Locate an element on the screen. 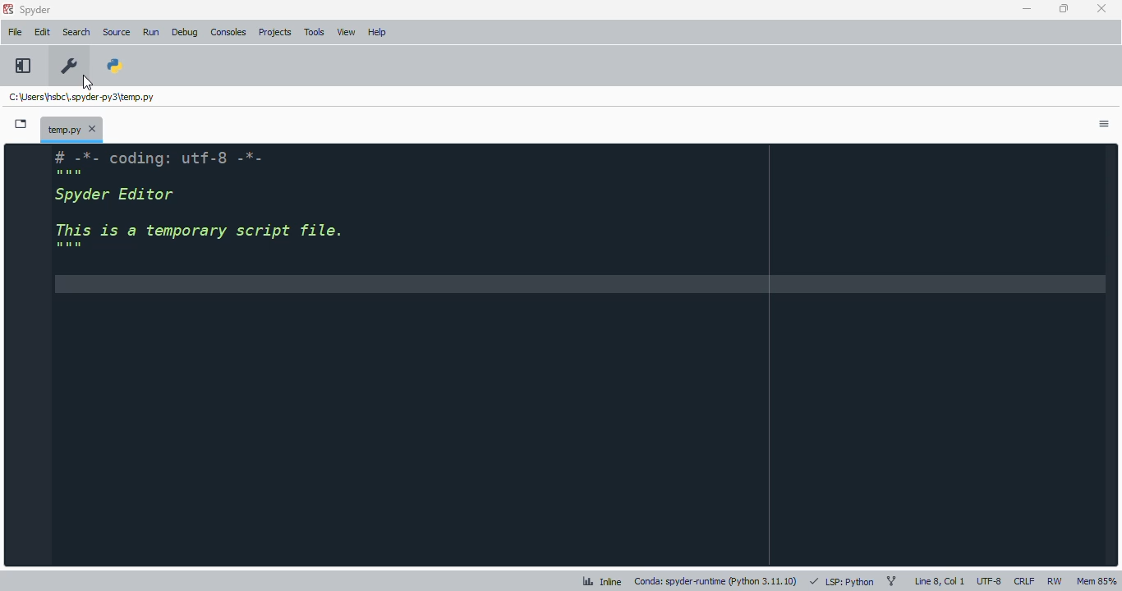 The height and width of the screenshot is (591, 1122). spyder is located at coordinates (35, 10).